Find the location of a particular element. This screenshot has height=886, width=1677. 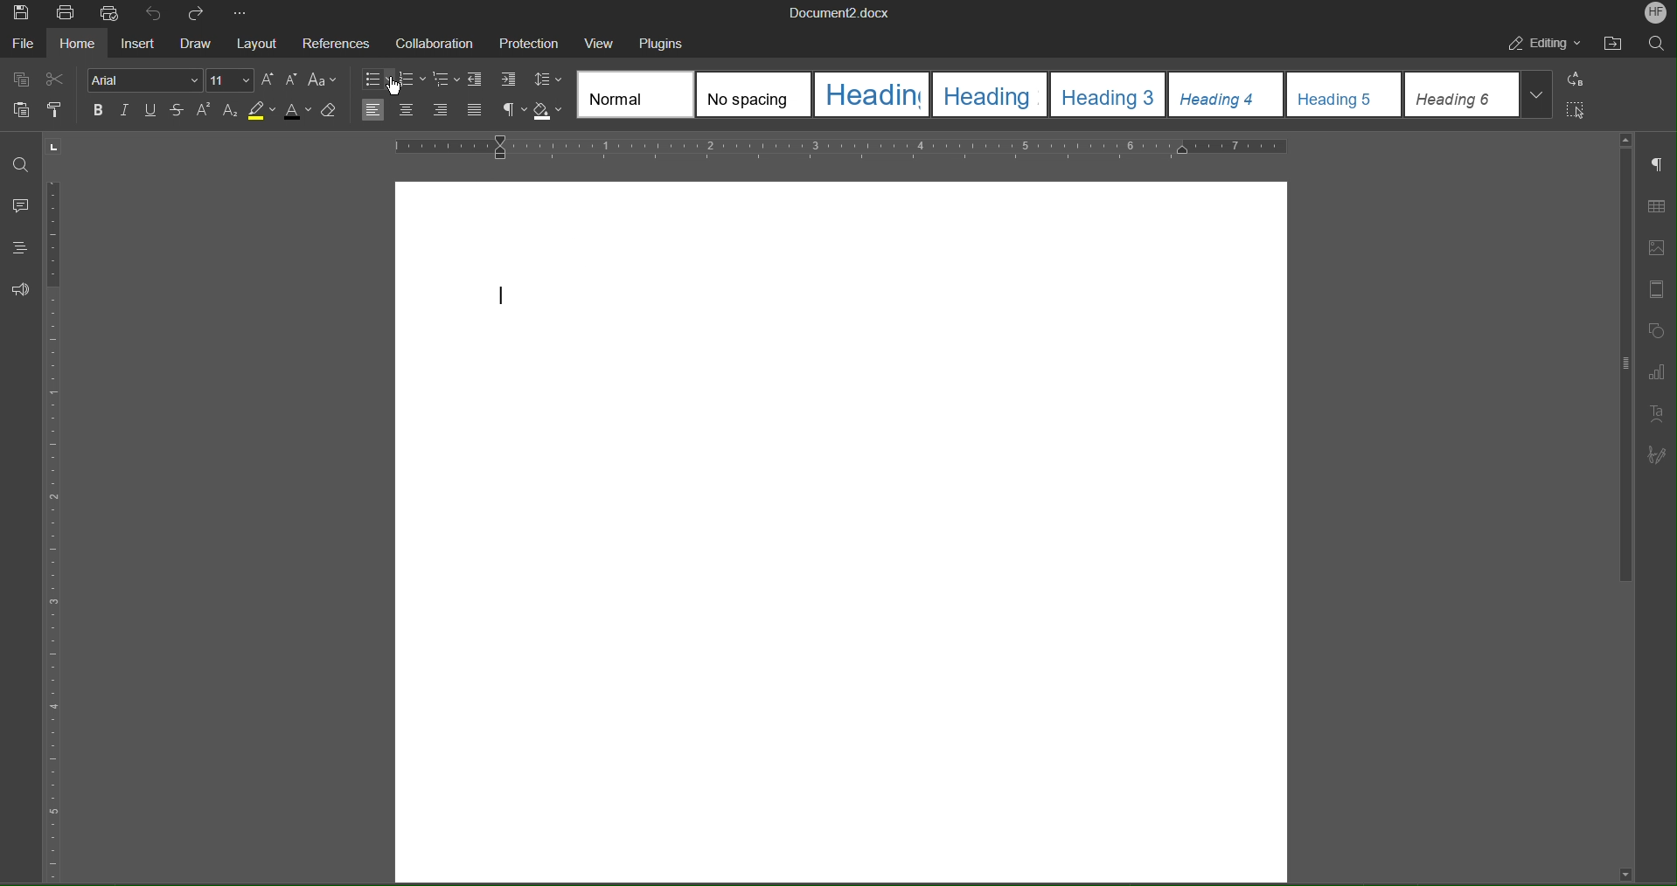

Account is located at coordinates (1657, 13).